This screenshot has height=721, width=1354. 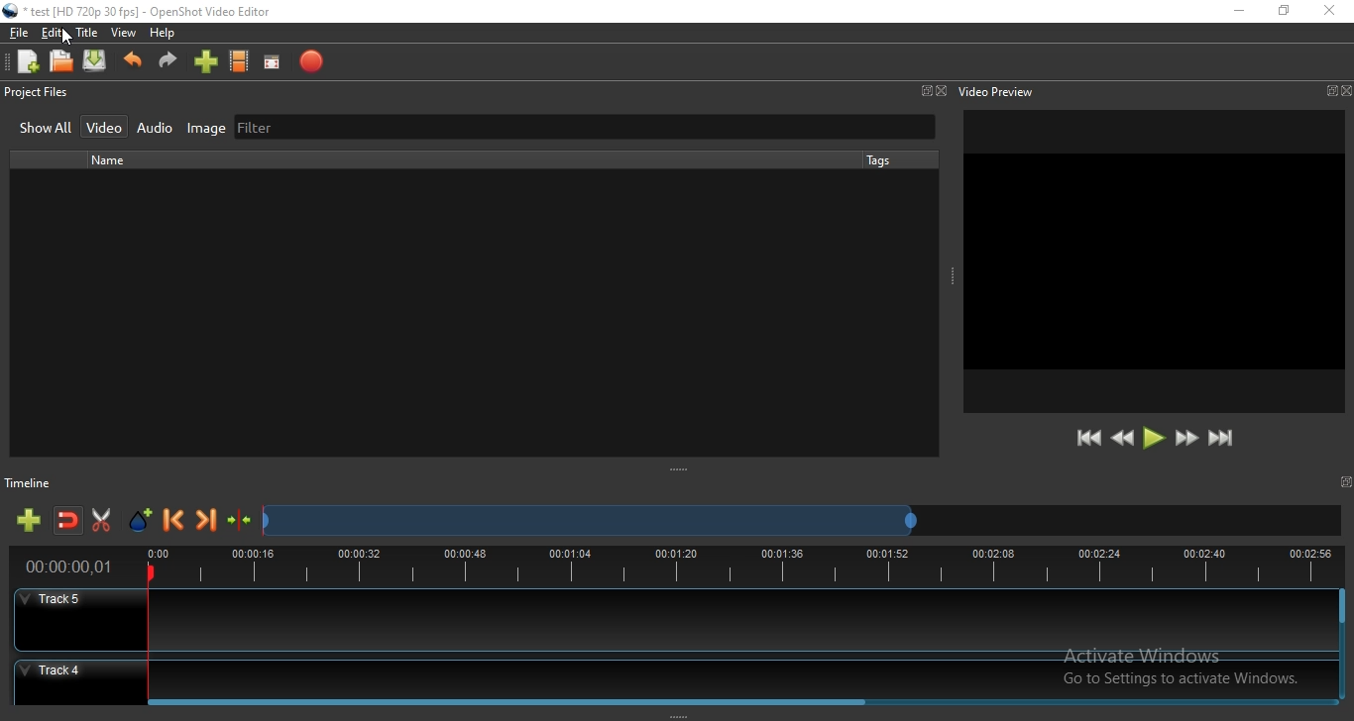 What do you see at coordinates (46, 130) in the screenshot?
I see `Show all` at bounding box center [46, 130].